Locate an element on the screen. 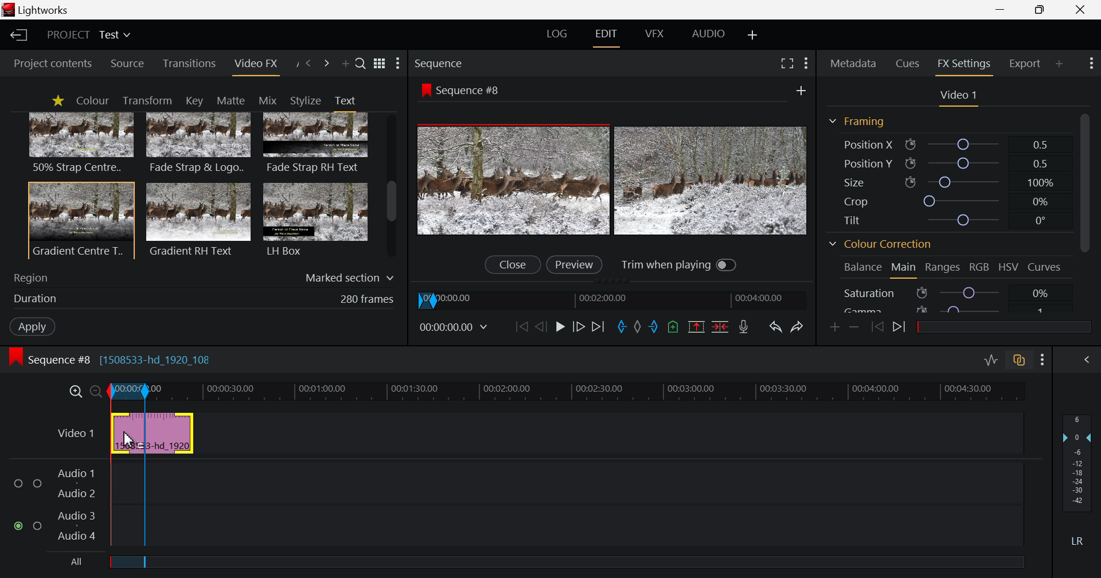 This screenshot has height=578, width=1101. Colour is located at coordinates (92, 101).